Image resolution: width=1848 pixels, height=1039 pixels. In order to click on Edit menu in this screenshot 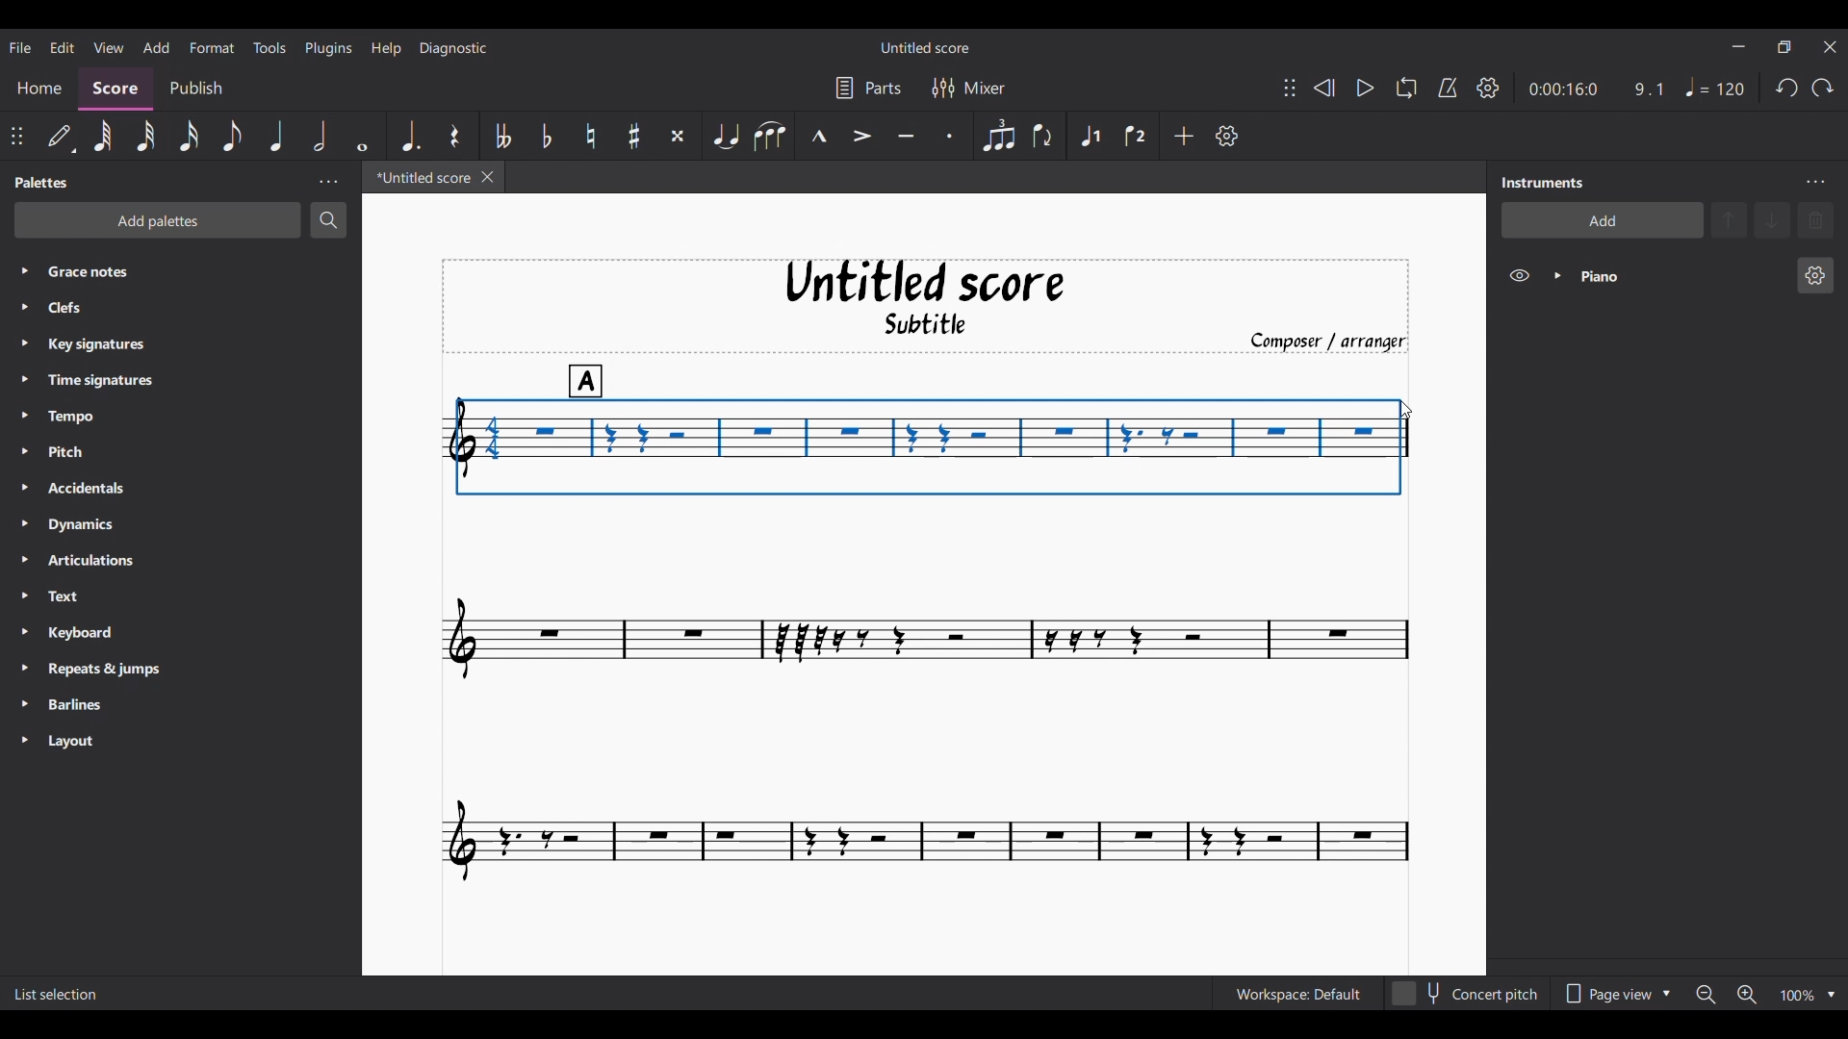, I will do `click(61, 46)`.